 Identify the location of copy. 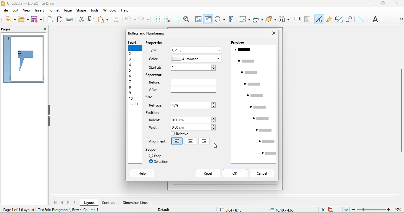
(92, 19).